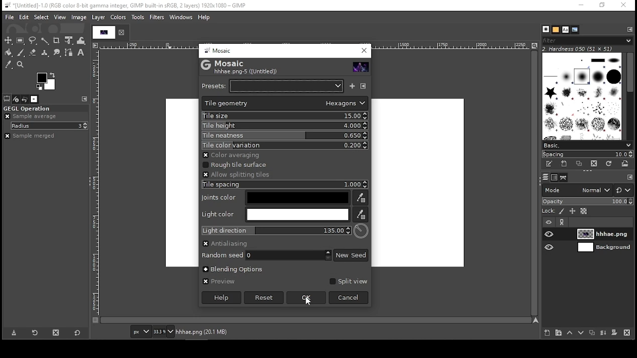  What do you see at coordinates (22, 53) in the screenshot?
I see `paint brush tool` at bounding box center [22, 53].